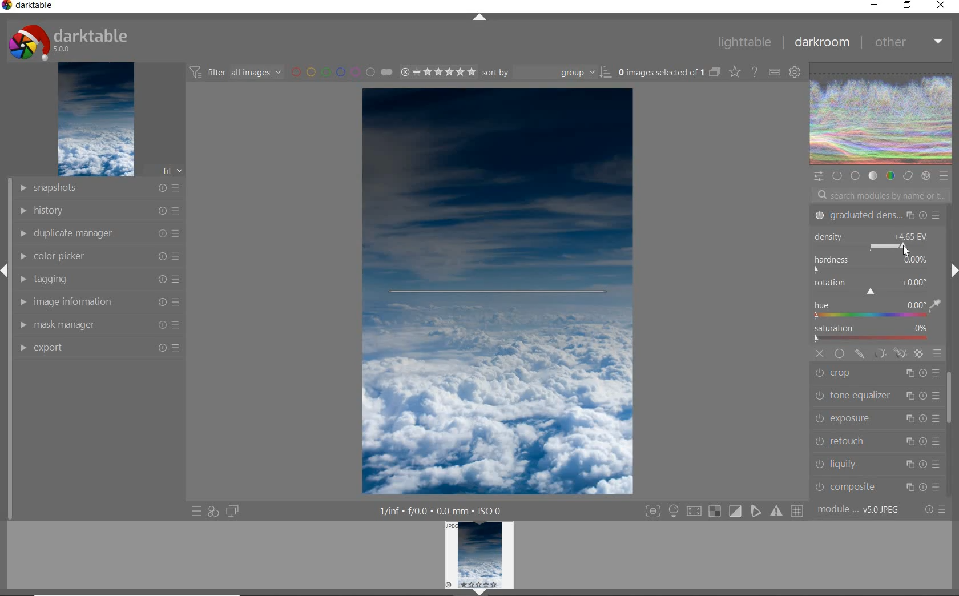  Describe the element at coordinates (876, 334) in the screenshot. I see `SATURATION` at that location.